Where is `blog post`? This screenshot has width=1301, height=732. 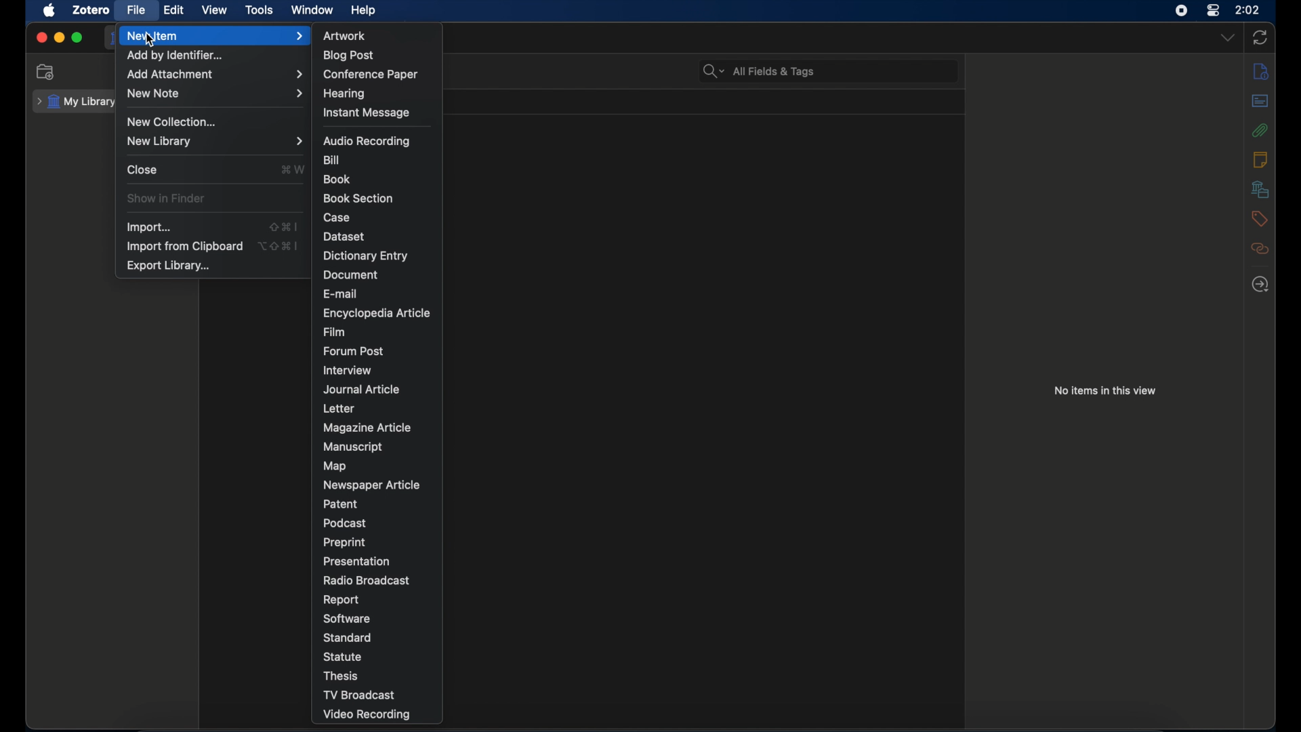 blog post is located at coordinates (350, 56).